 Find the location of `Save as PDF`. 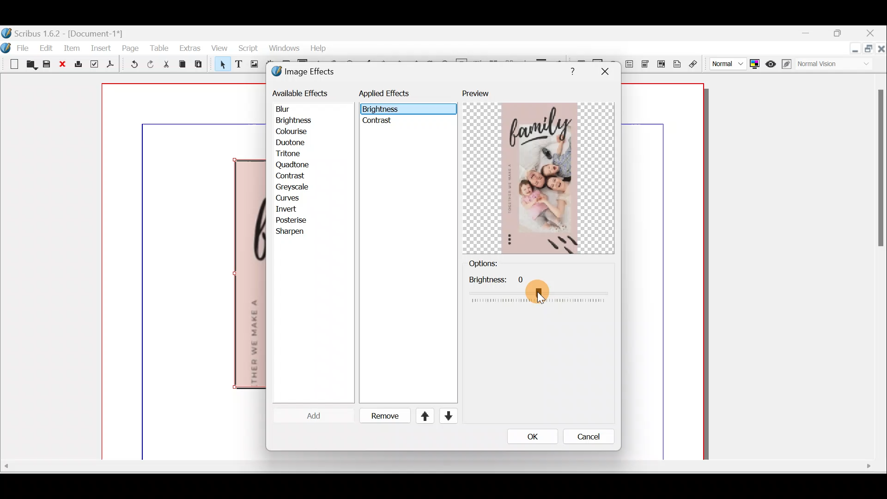

Save as PDF is located at coordinates (109, 66).